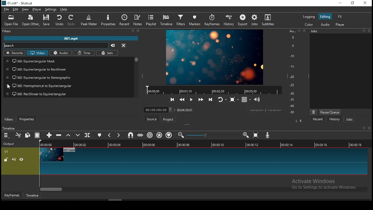  What do you see at coordinates (27, 119) in the screenshot?
I see `properties` at bounding box center [27, 119].